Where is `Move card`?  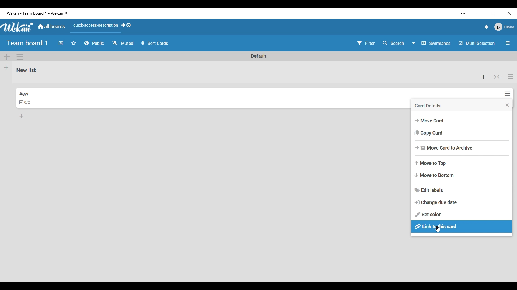 Move card is located at coordinates (462, 121).